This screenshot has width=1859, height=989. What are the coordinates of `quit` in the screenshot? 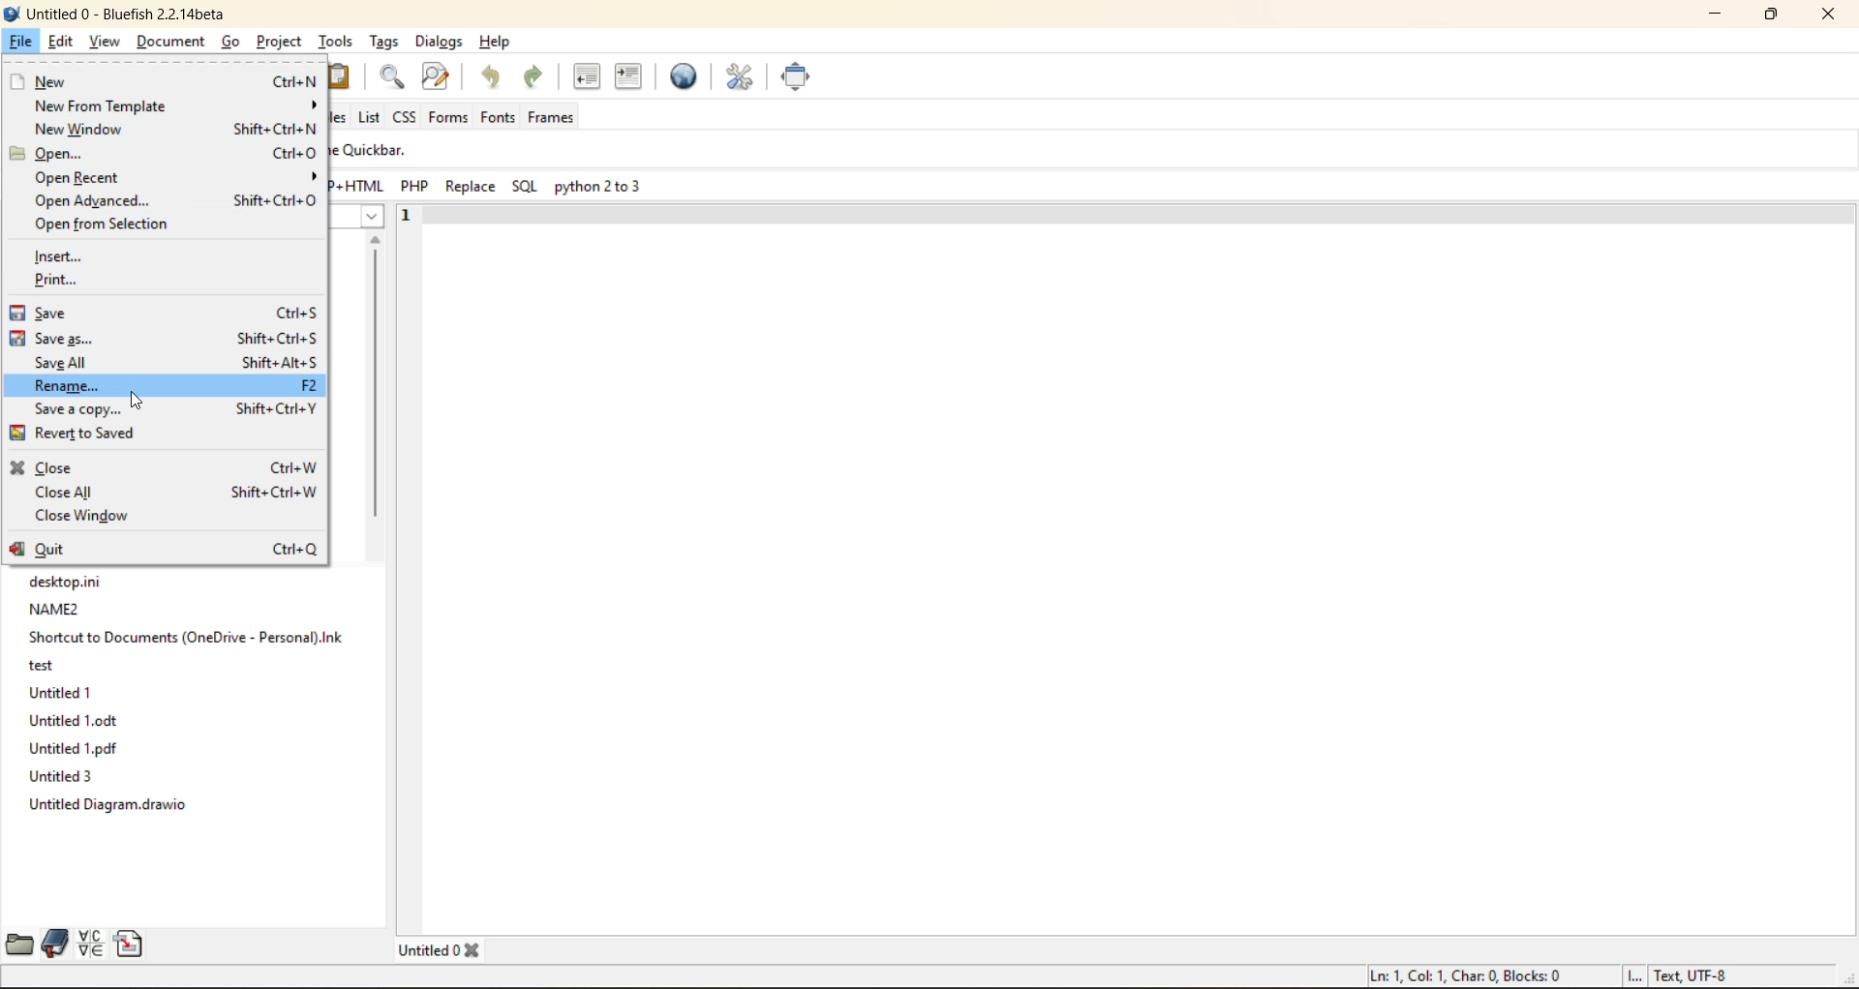 It's located at (71, 550).